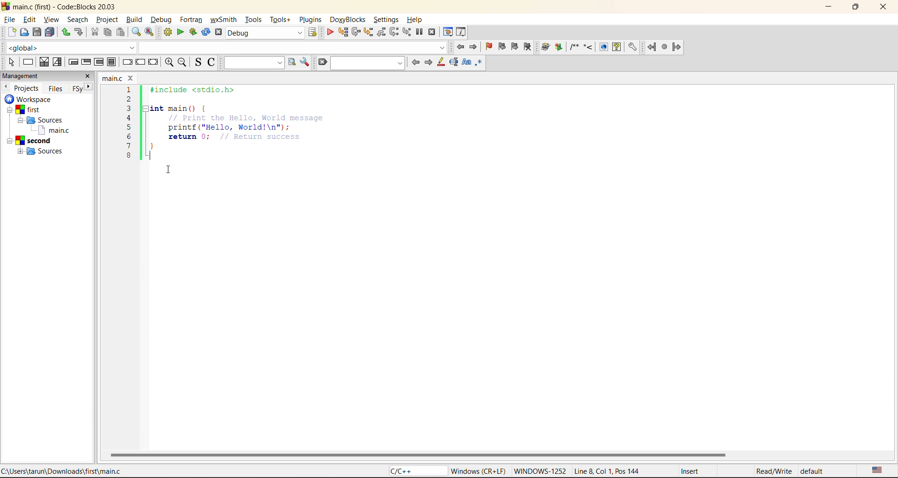 This screenshot has width=898, height=478. I want to click on run doxy wizard, so click(545, 46).